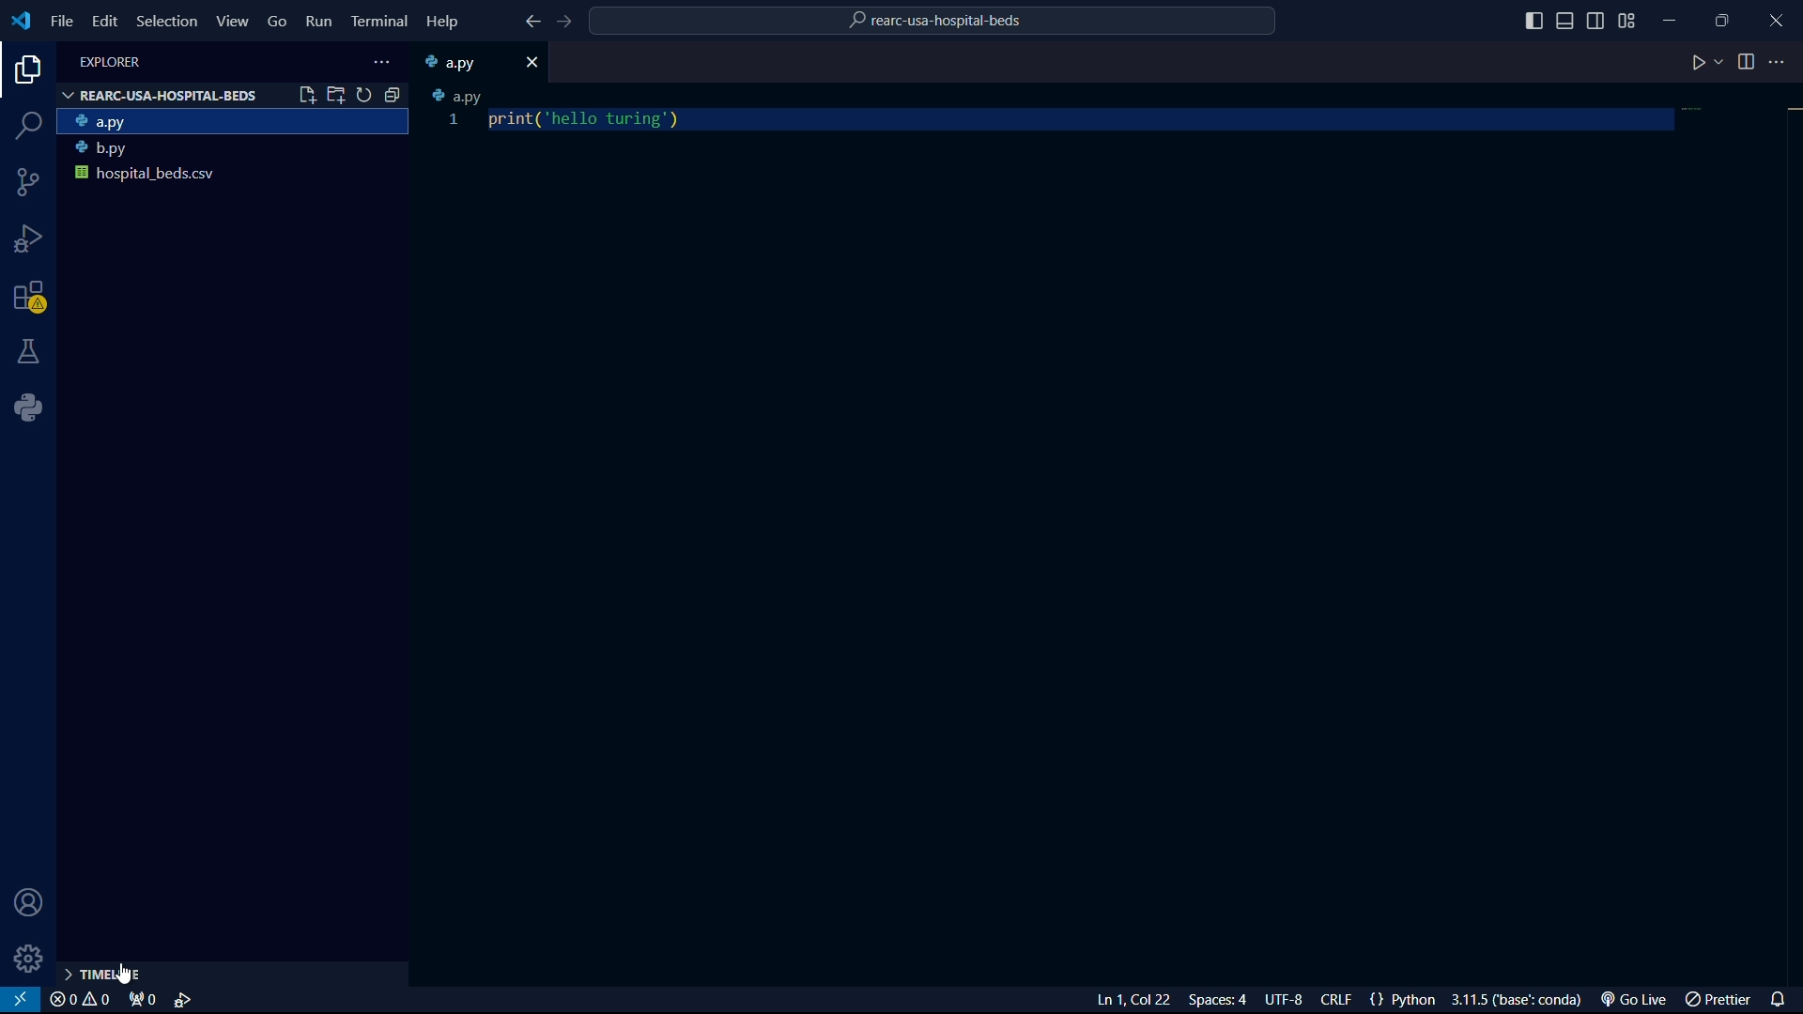 The height and width of the screenshot is (1014, 1803). Describe the element at coordinates (459, 96) in the screenshot. I see `a.py` at that location.